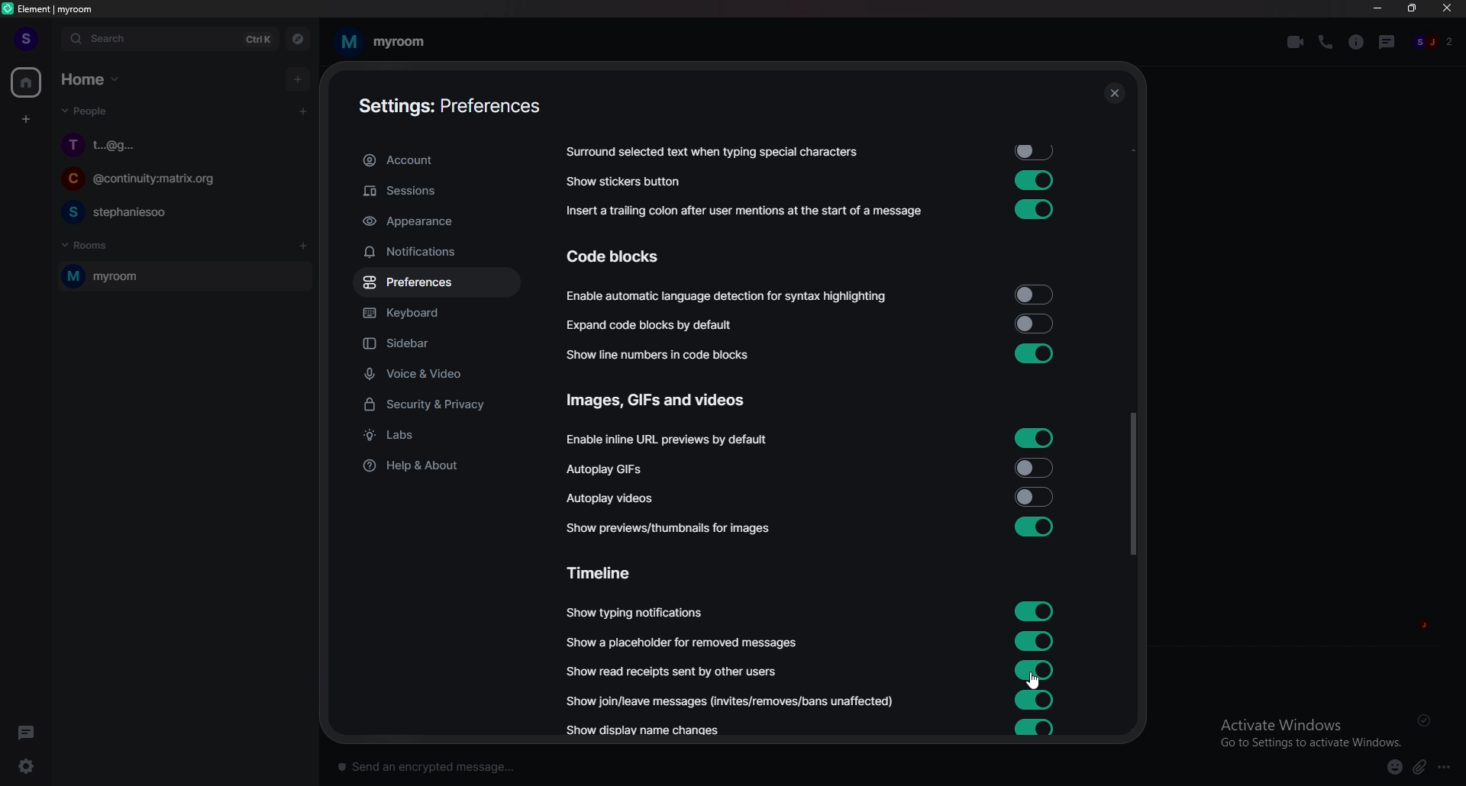 Image resolution: width=1466 pixels, height=786 pixels. What do you see at coordinates (433, 252) in the screenshot?
I see `notifications` at bounding box center [433, 252].